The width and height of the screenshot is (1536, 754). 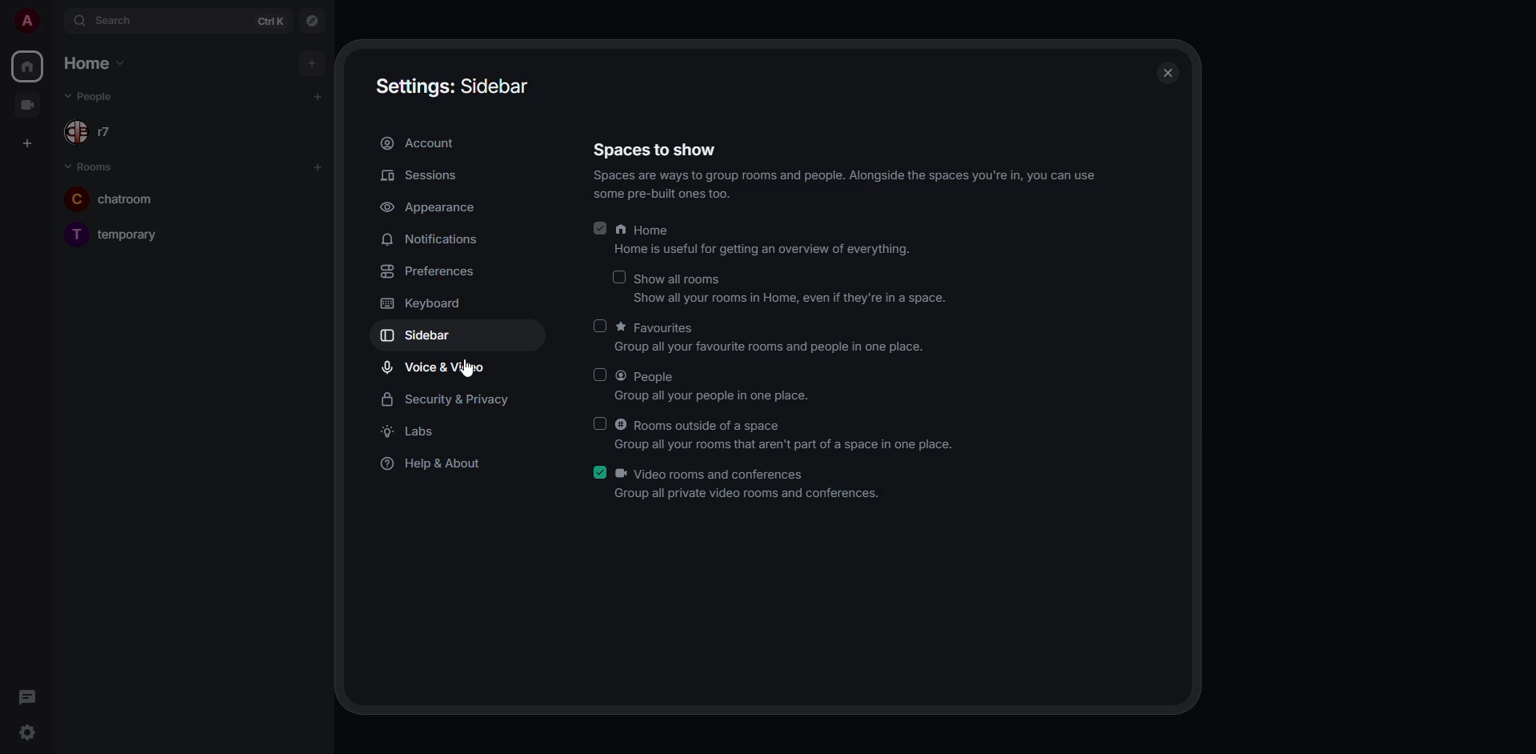 What do you see at coordinates (111, 199) in the screenshot?
I see `room` at bounding box center [111, 199].